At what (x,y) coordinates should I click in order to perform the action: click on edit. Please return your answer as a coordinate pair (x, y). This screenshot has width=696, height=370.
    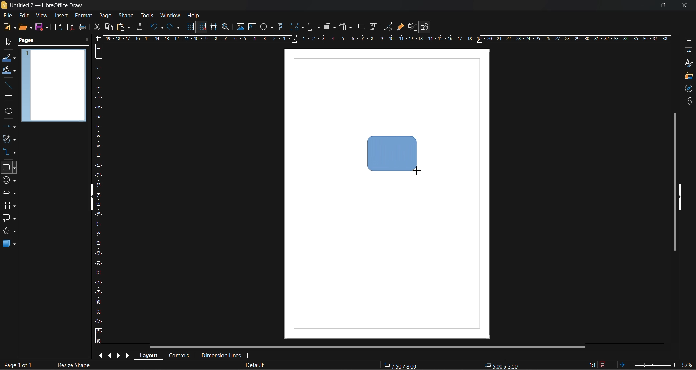
    Looking at the image, I should click on (25, 16).